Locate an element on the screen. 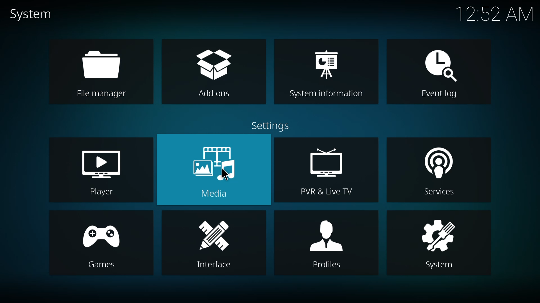  add-ons is located at coordinates (215, 63).